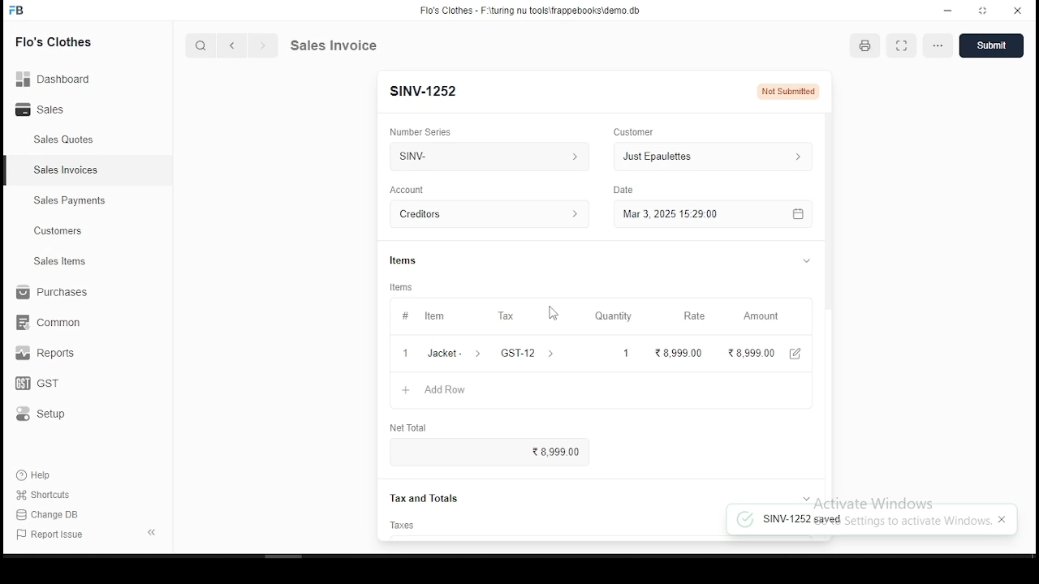 The width and height of the screenshot is (1039, 584). Describe the element at coordinates (438, 88) in the screenshot. I see `SQUOT-1001` at that location.